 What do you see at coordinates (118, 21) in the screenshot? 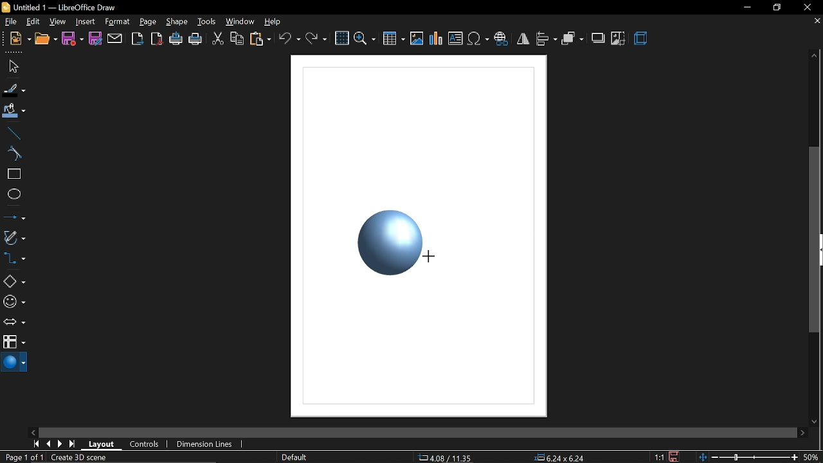
I see `format` at bounding box center [118, 21].